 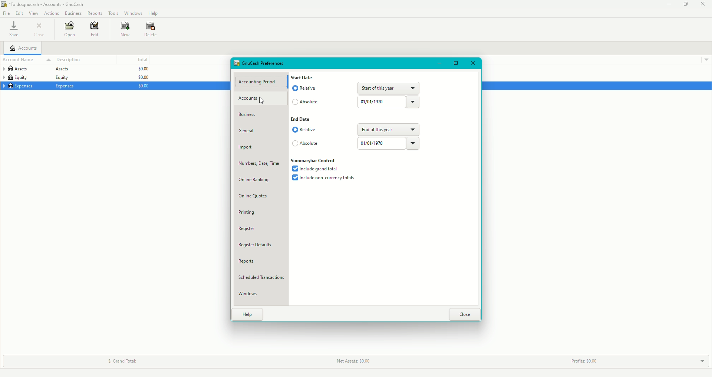 What do you see at coordinates (151, 30) in the screenshot?
I see `Delete` at bounding box center [151, 30].